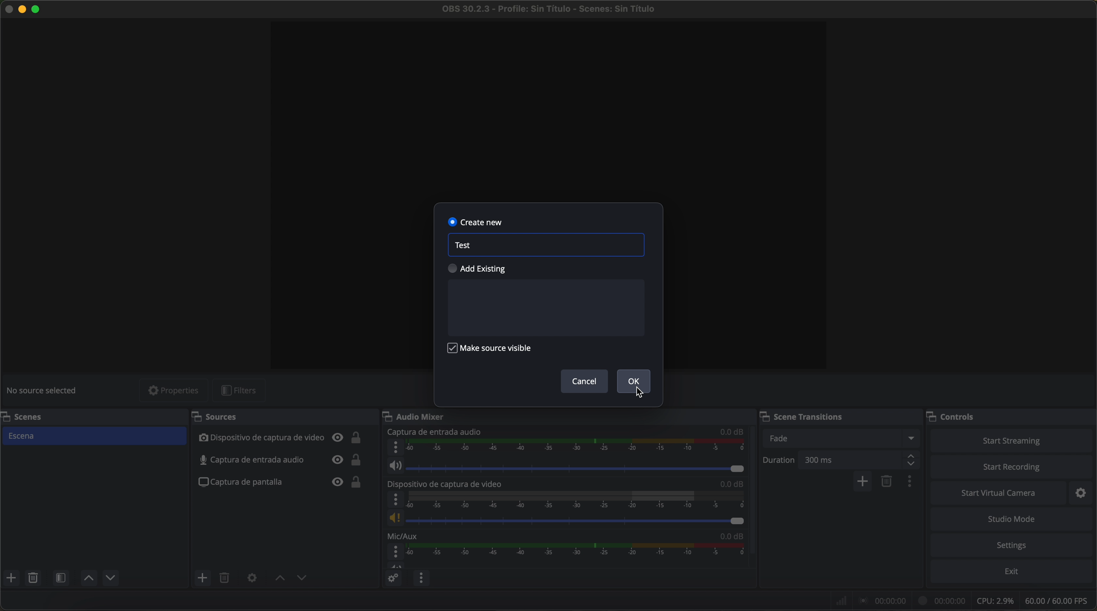 This screenshot has height=611, width=1097. Describe the element at coordinates (226, 578) in the screenshot. I see `remove selected source` at that location.